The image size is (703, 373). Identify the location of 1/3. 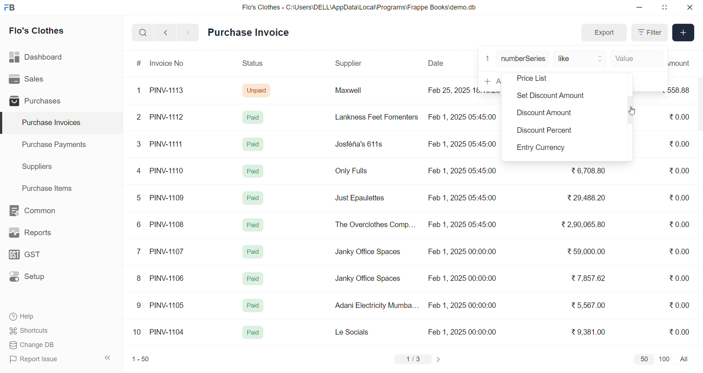
(413, 360).